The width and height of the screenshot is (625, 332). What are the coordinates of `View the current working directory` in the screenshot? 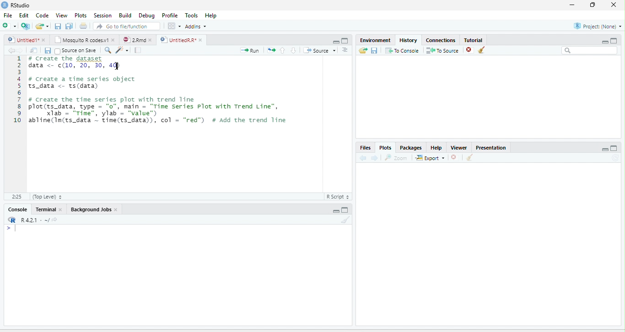 It's located at (55, 219).